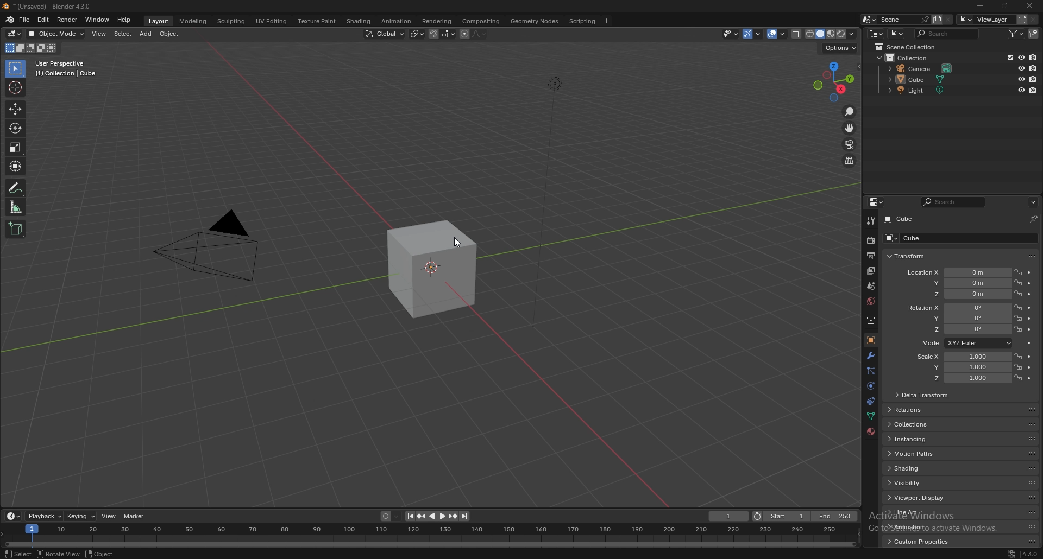  What do you see at coordinates (67, 20) in the screenshot?
I see `render` at bounding box center [67, 20].